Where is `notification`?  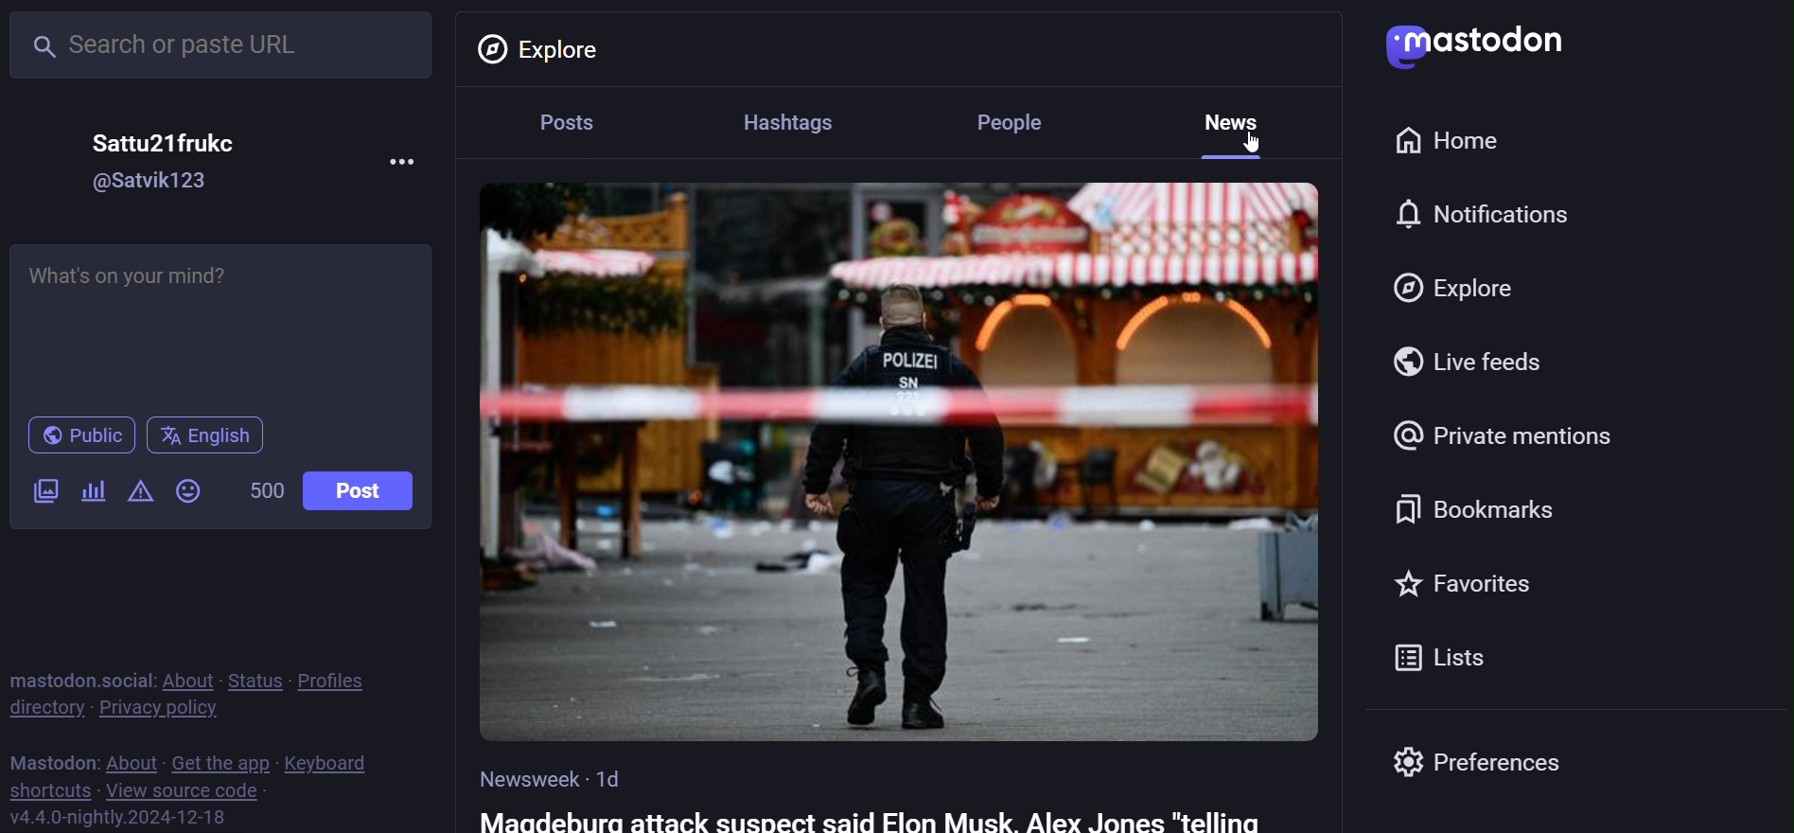 notification is located at coordinates (1484, 213).